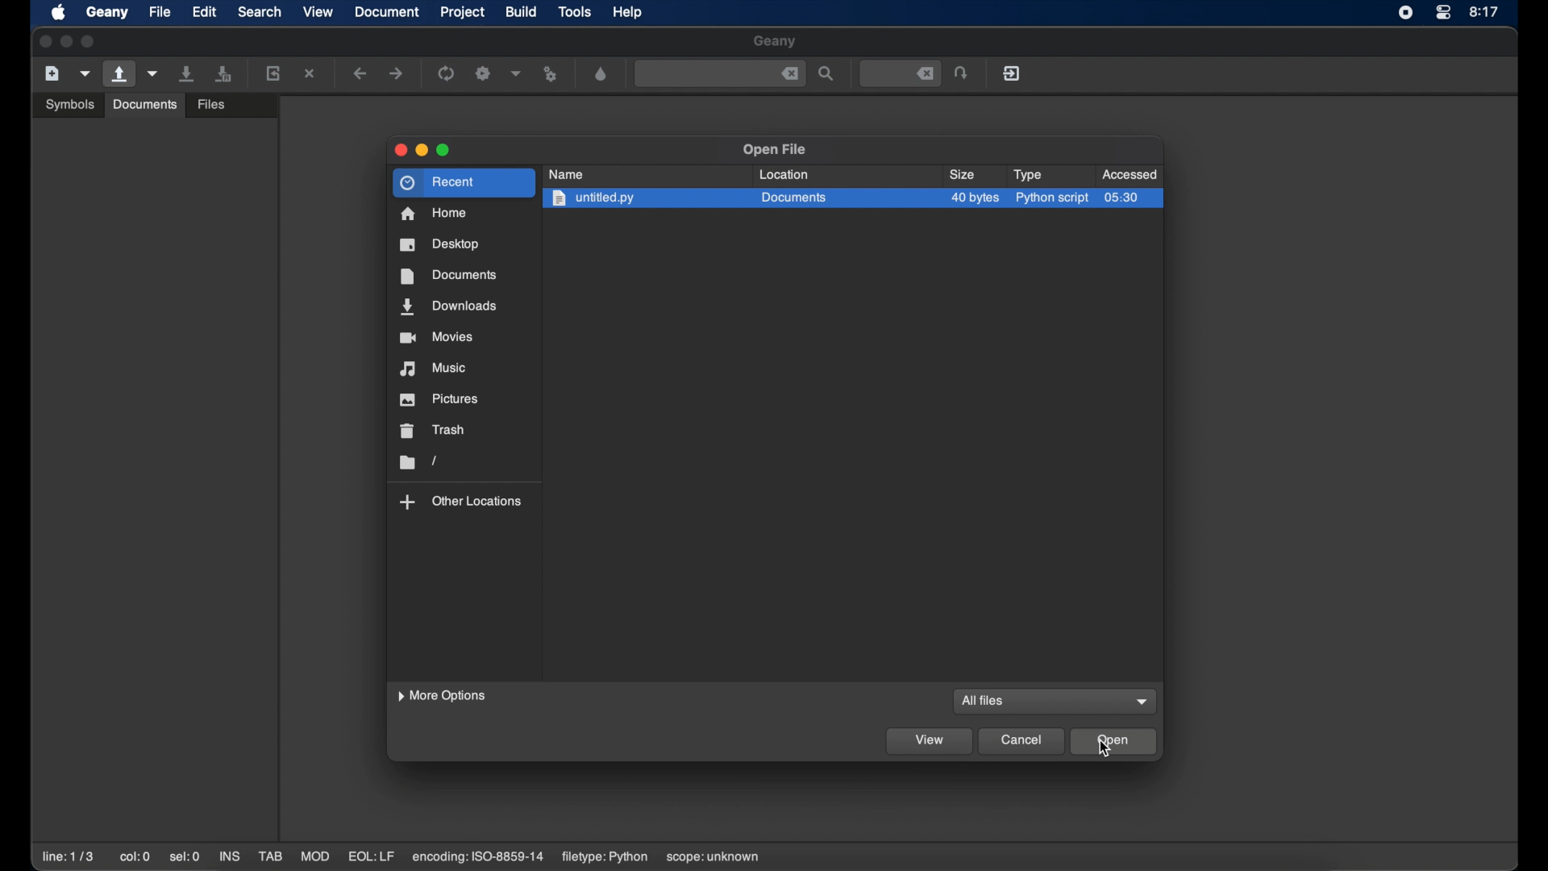 This screenshot has height=871, width=1548. What do you see at coordinates (401, 150) in the screenshot?
I see `close` at bounding box center [401, 150].